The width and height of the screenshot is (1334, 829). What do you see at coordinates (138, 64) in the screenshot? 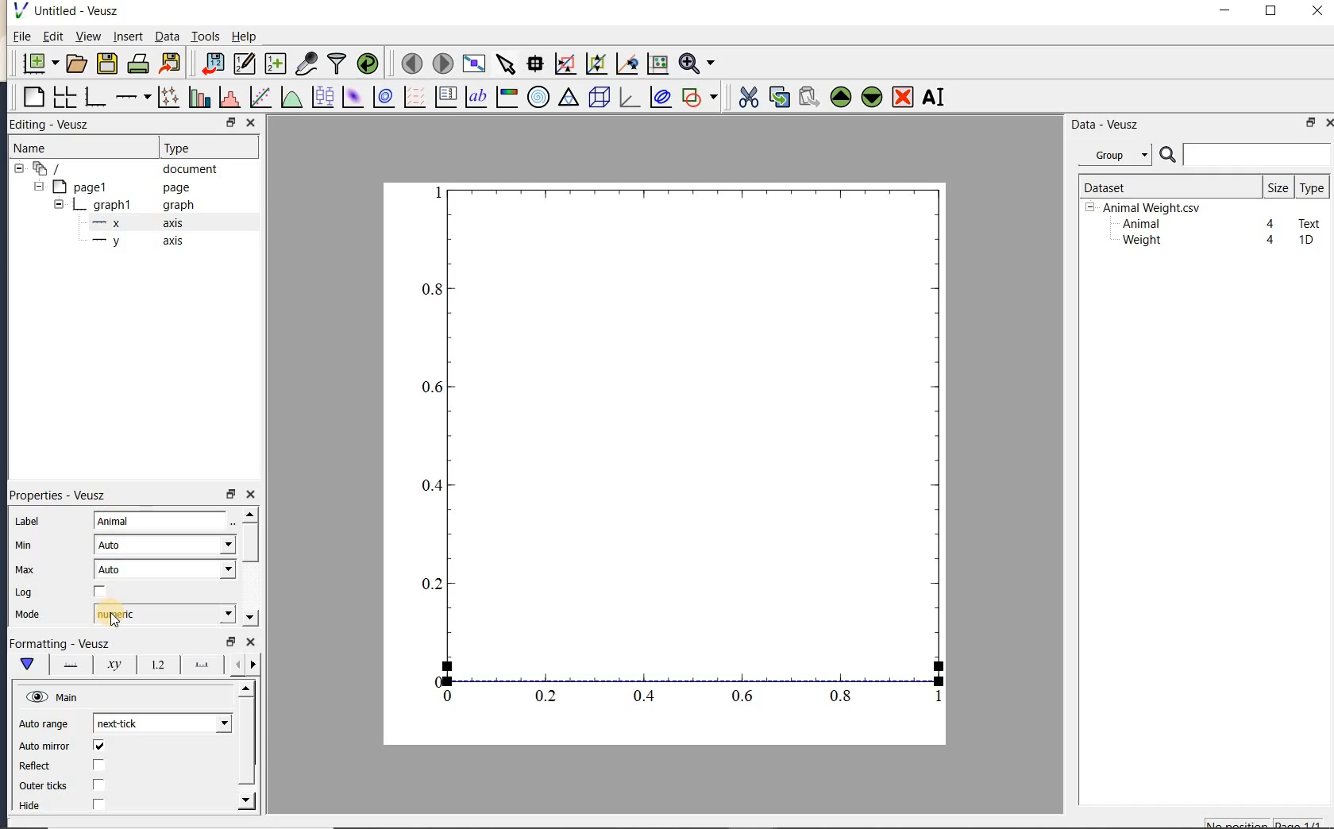
I see `print the document` at bounding box center [138, 64].